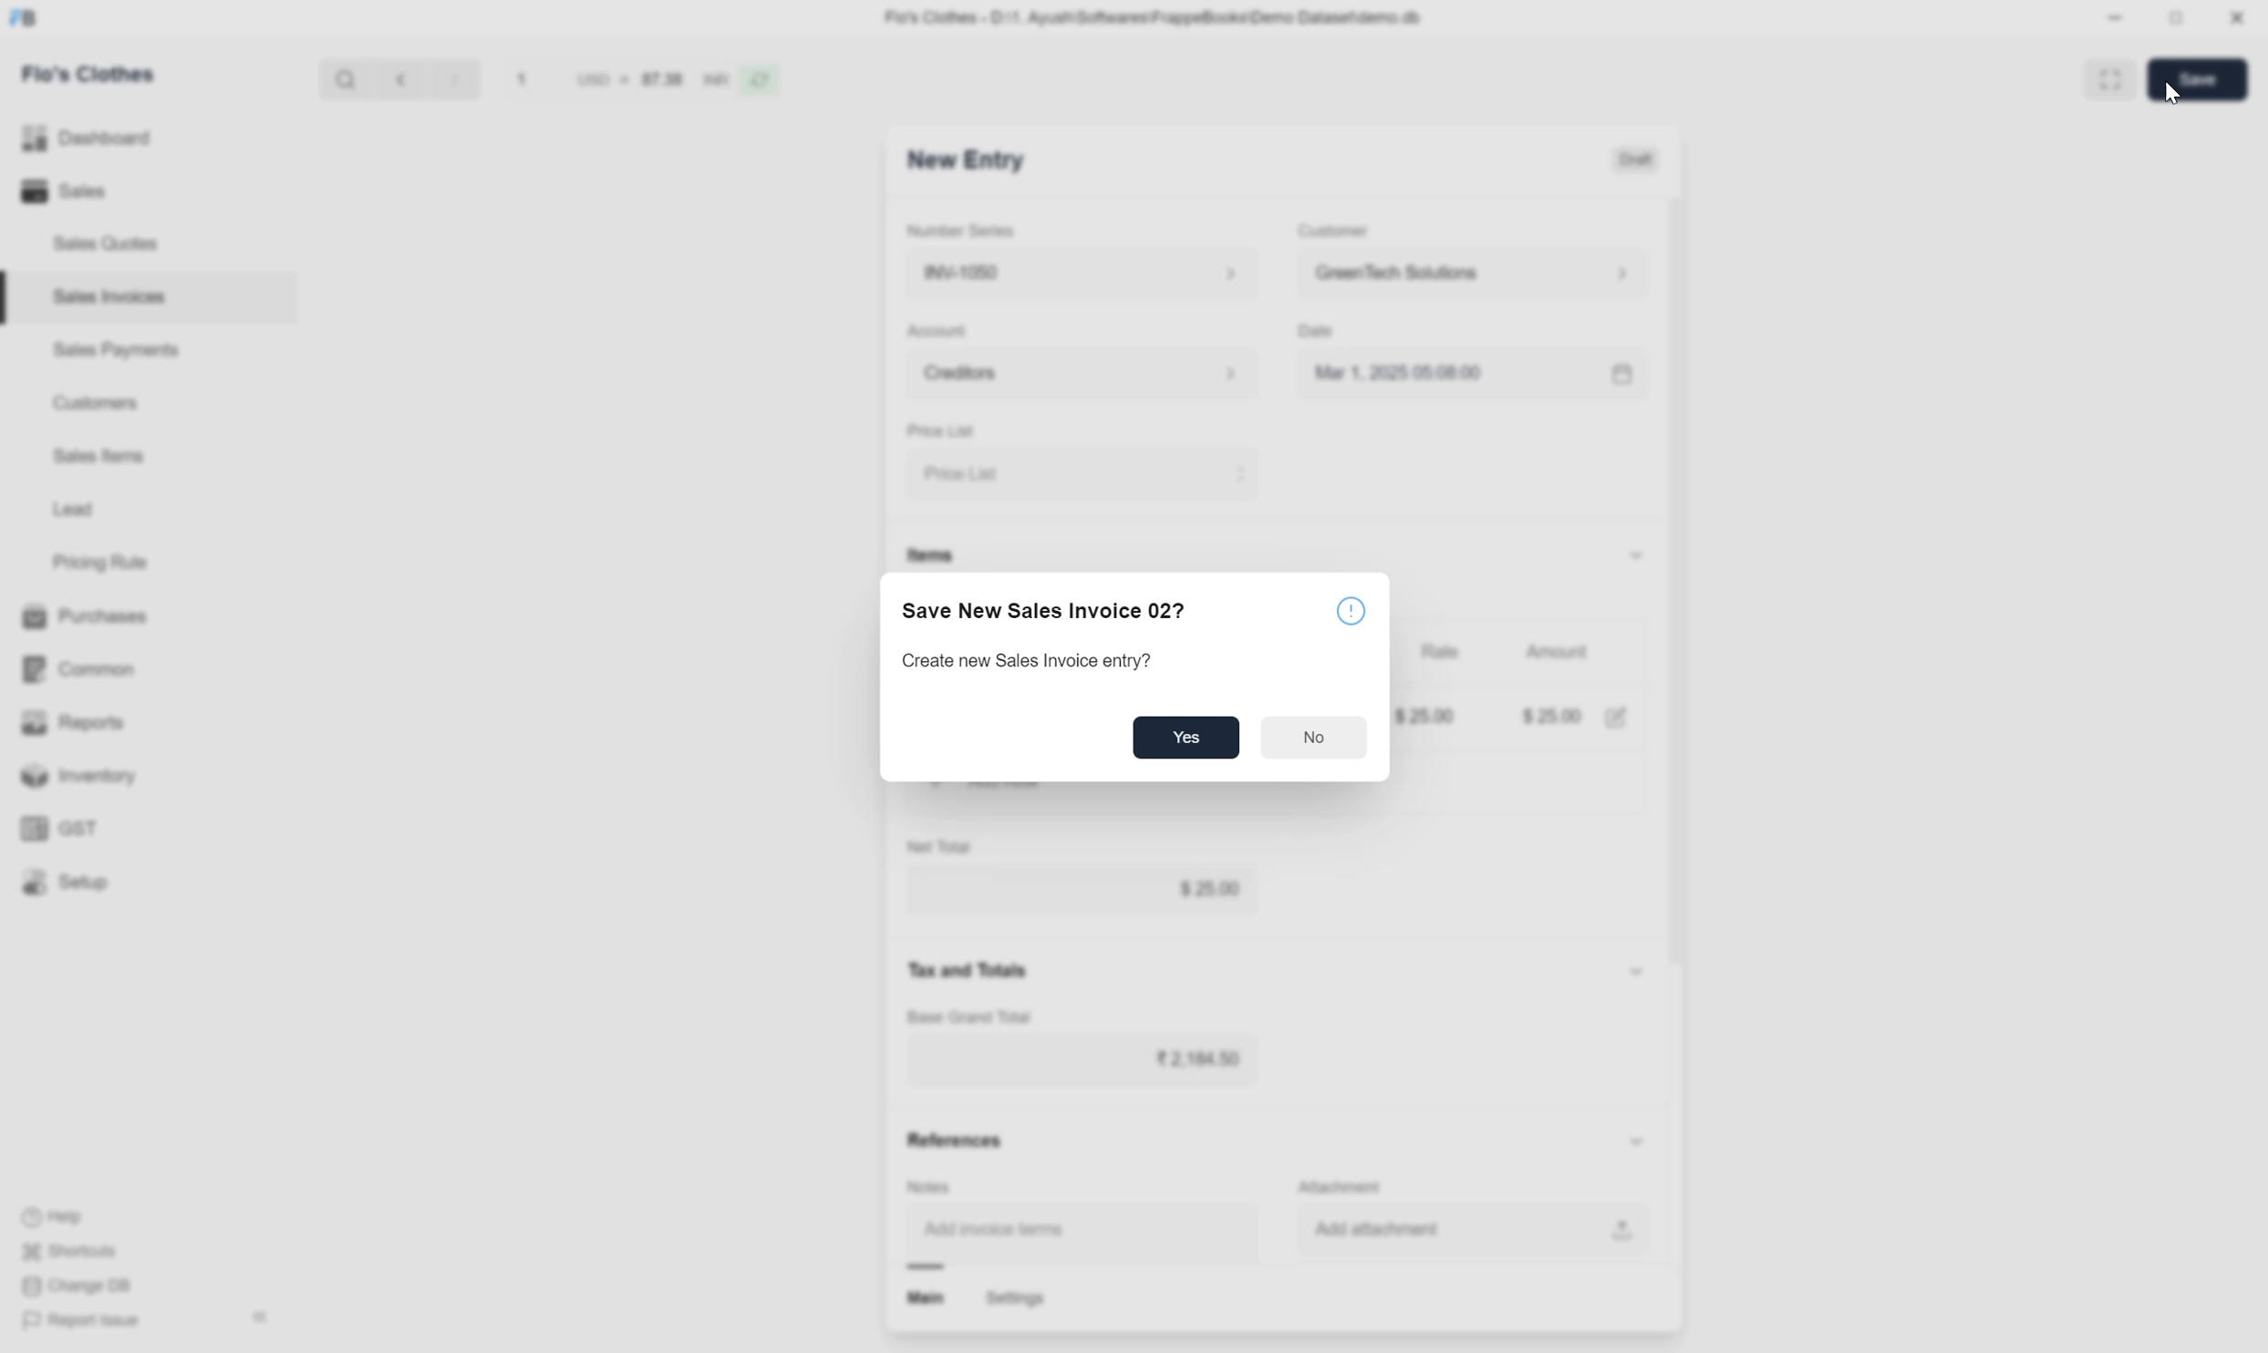 This screenshot has height=1353, width=2268. Describe the element at coordinates (103, 563) in the screenshot. I see `Pricing Rule` at that location.